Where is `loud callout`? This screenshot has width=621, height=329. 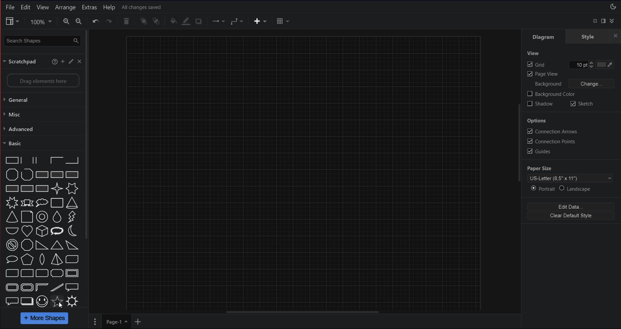 loud callout is located at coordinates (57, 231).